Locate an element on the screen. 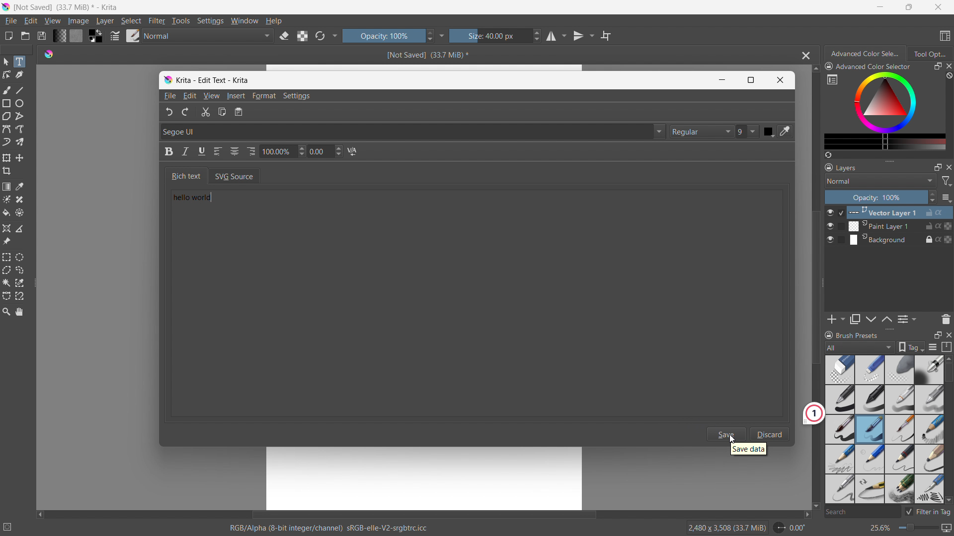 Image resolution: width=954 pixels, height=536 pixels. polyline tool is located at coordinates (19, 117).